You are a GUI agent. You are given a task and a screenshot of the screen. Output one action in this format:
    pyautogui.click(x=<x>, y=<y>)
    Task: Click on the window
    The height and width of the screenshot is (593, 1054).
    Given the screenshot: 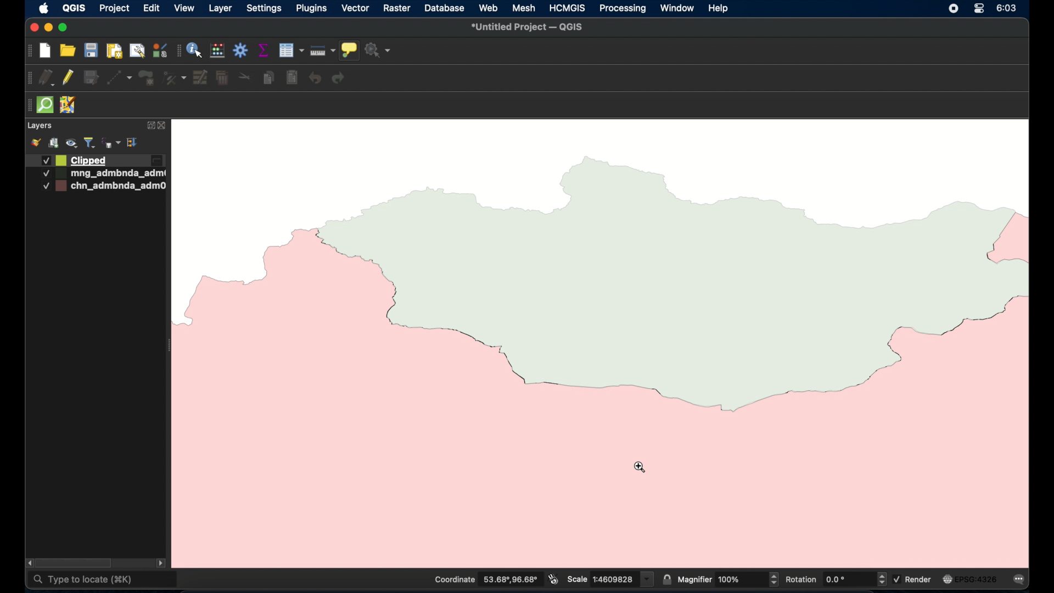 What is the action you would take?
    pyautogui.click(x=678, y=8)
    